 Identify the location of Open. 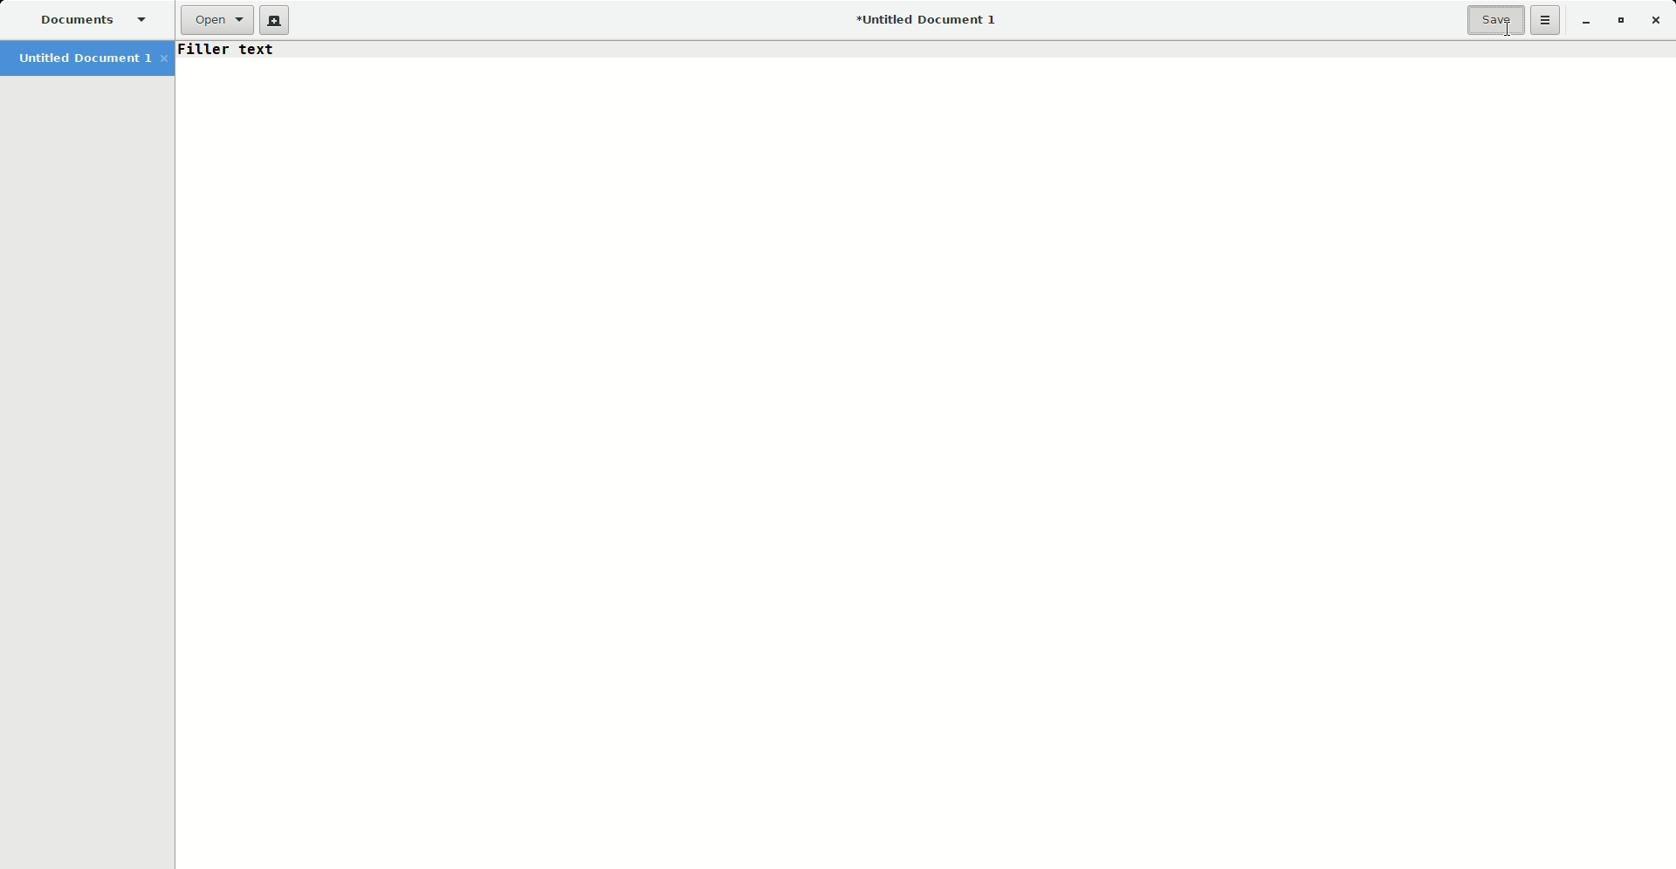
(216, 22).